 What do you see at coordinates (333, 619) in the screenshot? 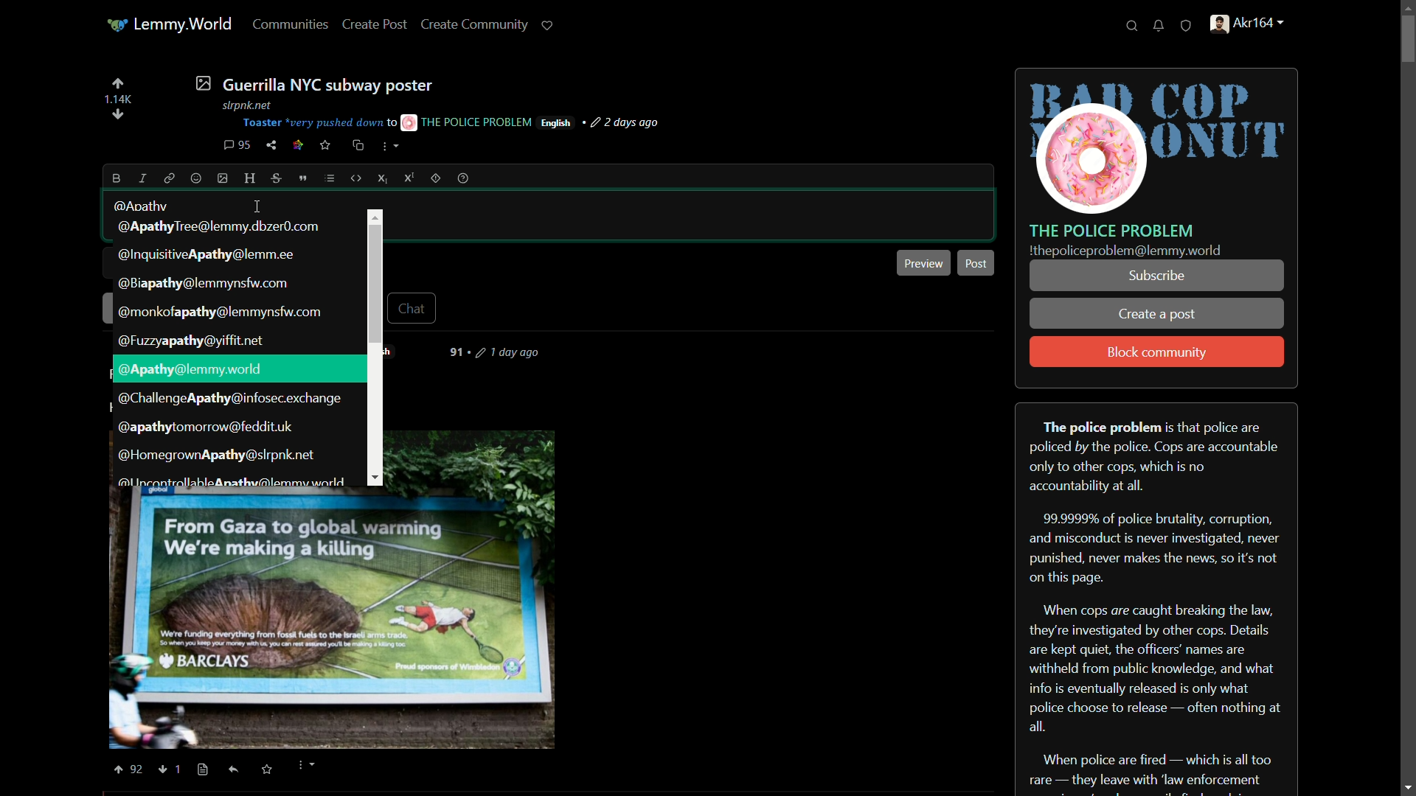
I see `POST IMAGE` at bounding box center [333, 619].